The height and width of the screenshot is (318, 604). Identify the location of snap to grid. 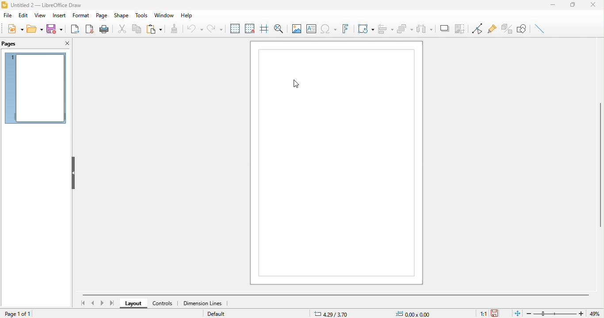
(249, 29).